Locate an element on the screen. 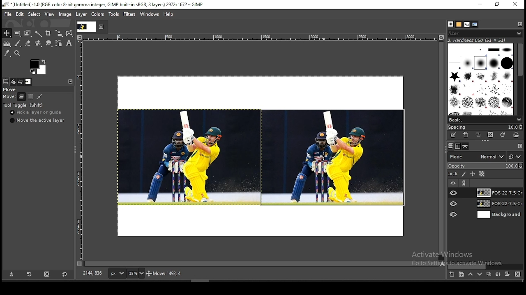  delete layer is located at coordinates (518, 274).